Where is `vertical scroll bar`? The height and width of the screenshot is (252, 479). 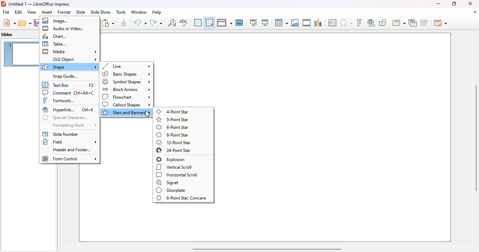 vertical scroll bar is located at coordinates (475, 138).